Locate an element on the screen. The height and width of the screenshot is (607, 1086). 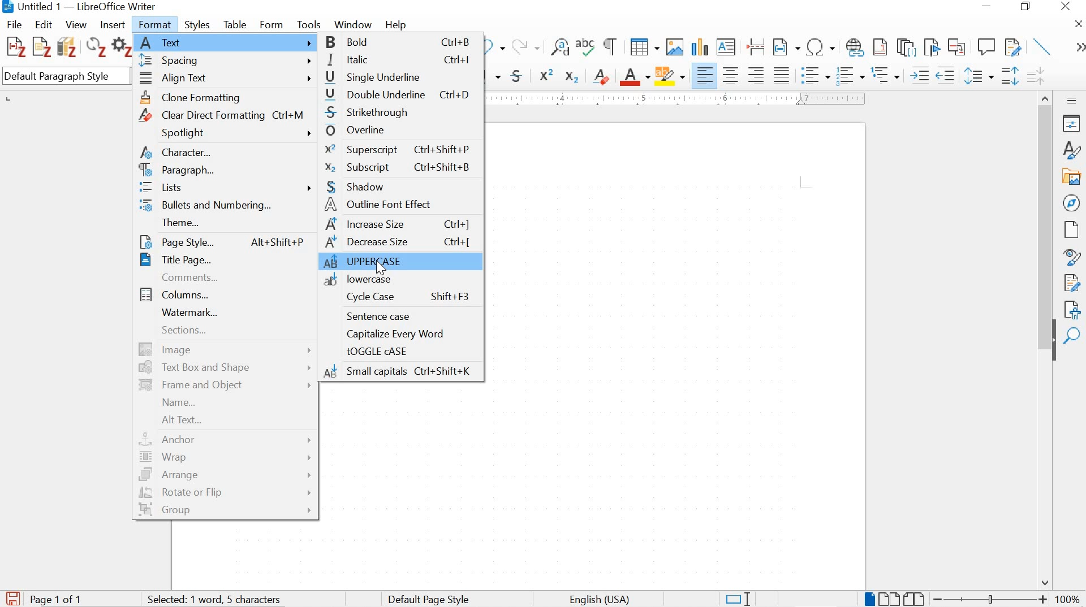
columns is located at coordinates (224, 294).